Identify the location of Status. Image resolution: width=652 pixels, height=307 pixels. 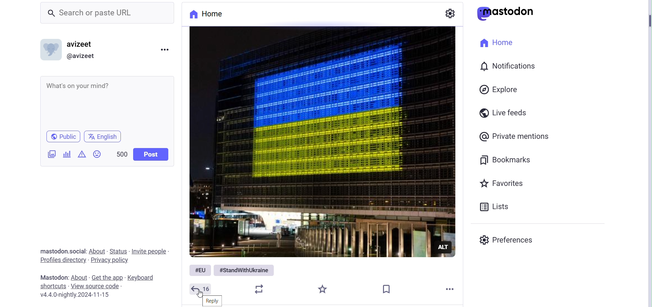
(118, 251).